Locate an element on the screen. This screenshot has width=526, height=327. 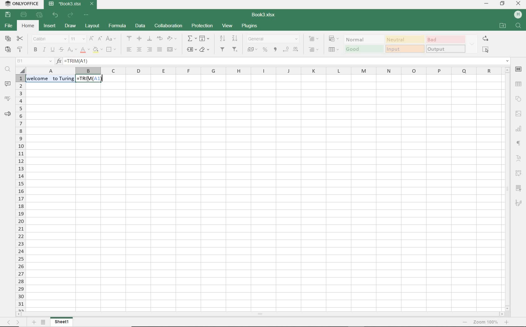
plugins is located at coordinates (250, 26).